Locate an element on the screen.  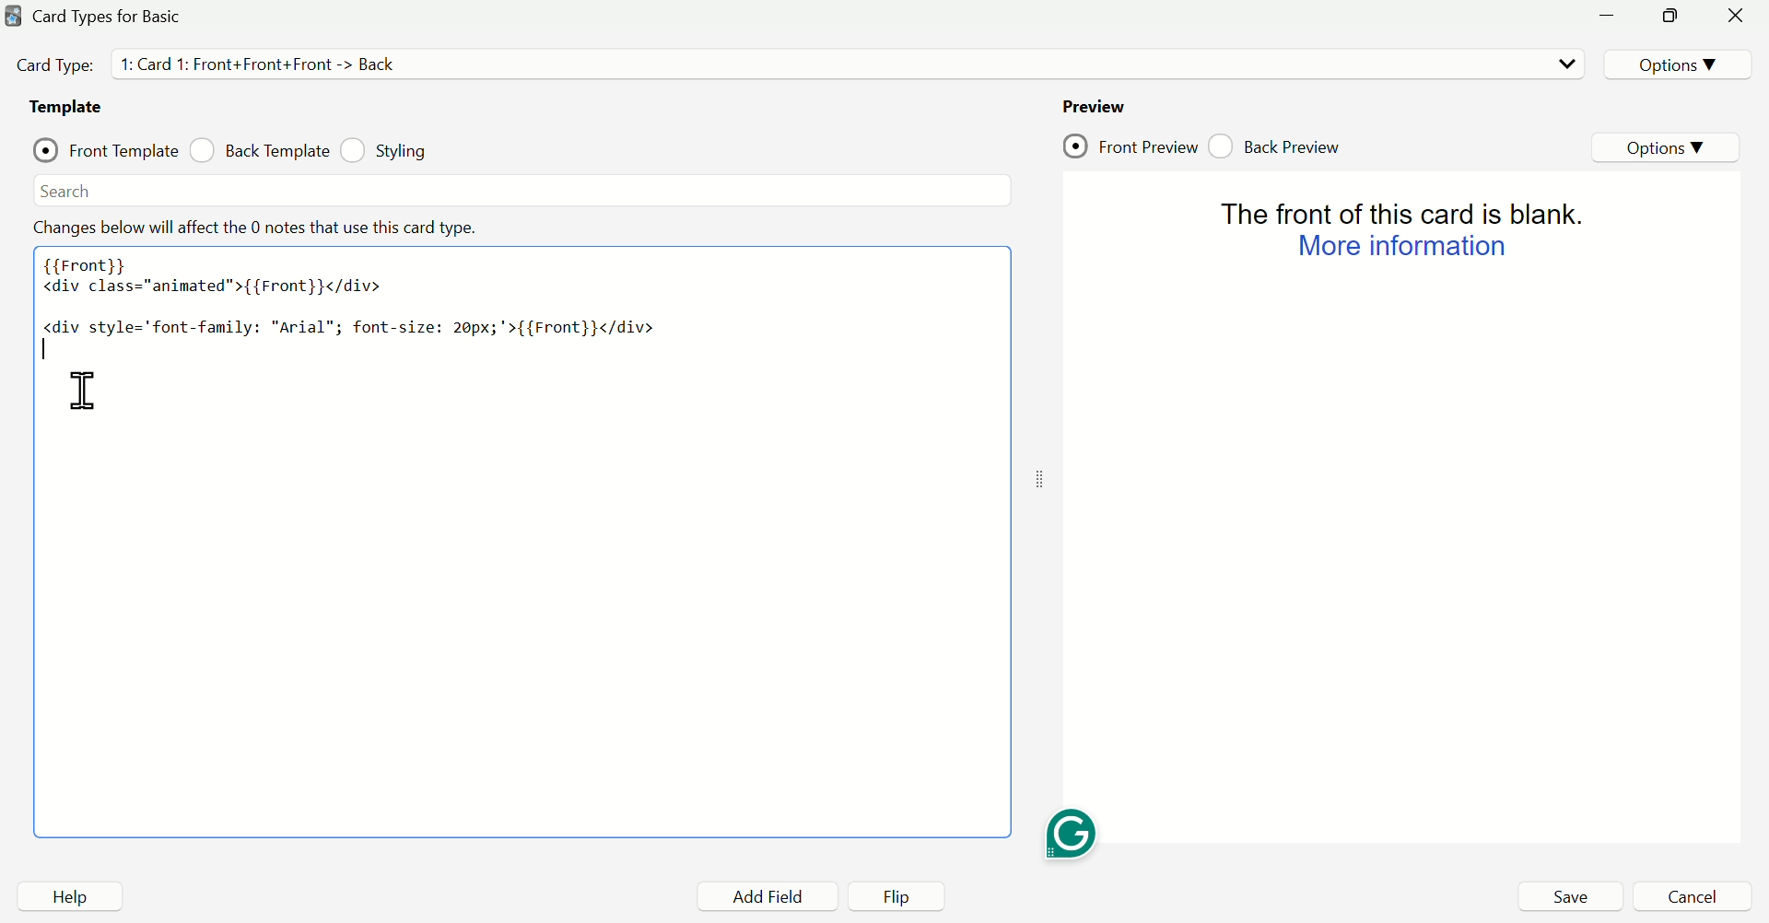
Card Types for Basic is located at coordinates (107, 17).